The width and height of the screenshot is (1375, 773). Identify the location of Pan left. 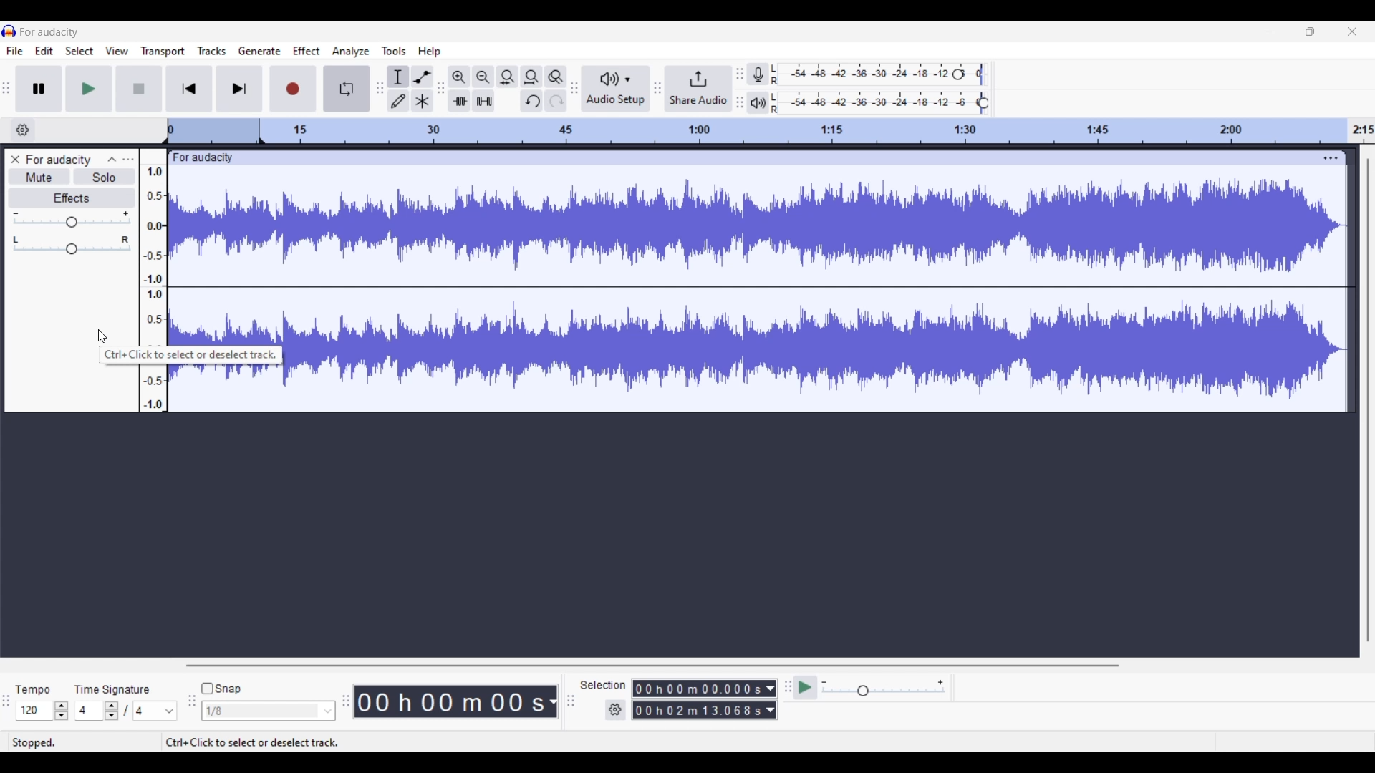
(16, 240).